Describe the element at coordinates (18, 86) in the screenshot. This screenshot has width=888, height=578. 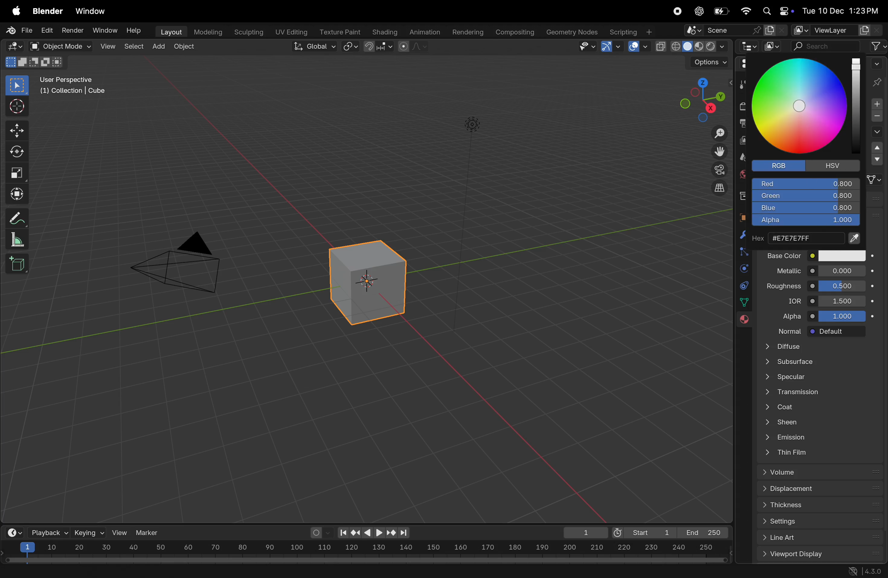
I see `select` at that location.